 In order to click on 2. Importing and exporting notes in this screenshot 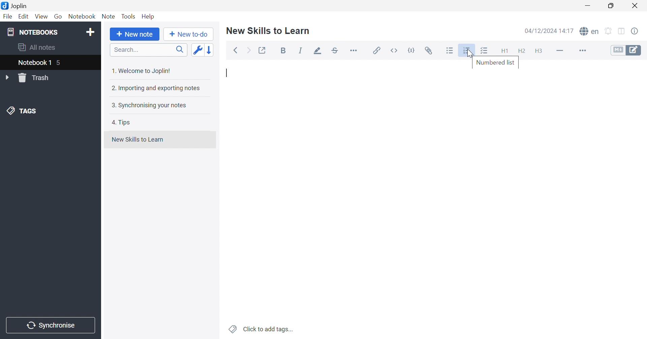, I will do `click(155, 88)`.